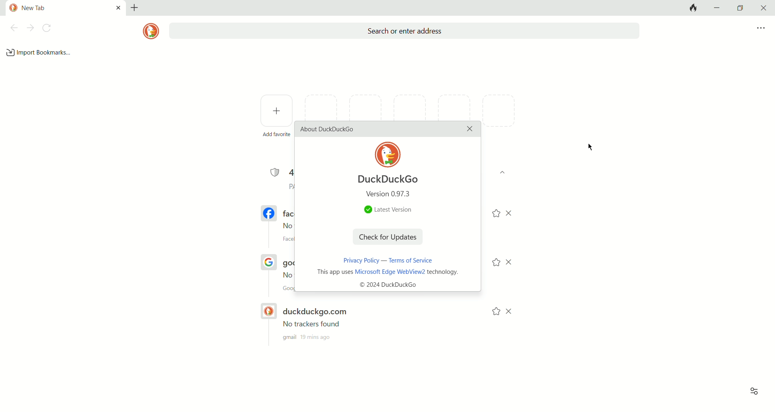  What do you see at coordinates (328, 129) in the screenshot?
I see `AboutDuckDuckGo` at bounding box center [328, 129].